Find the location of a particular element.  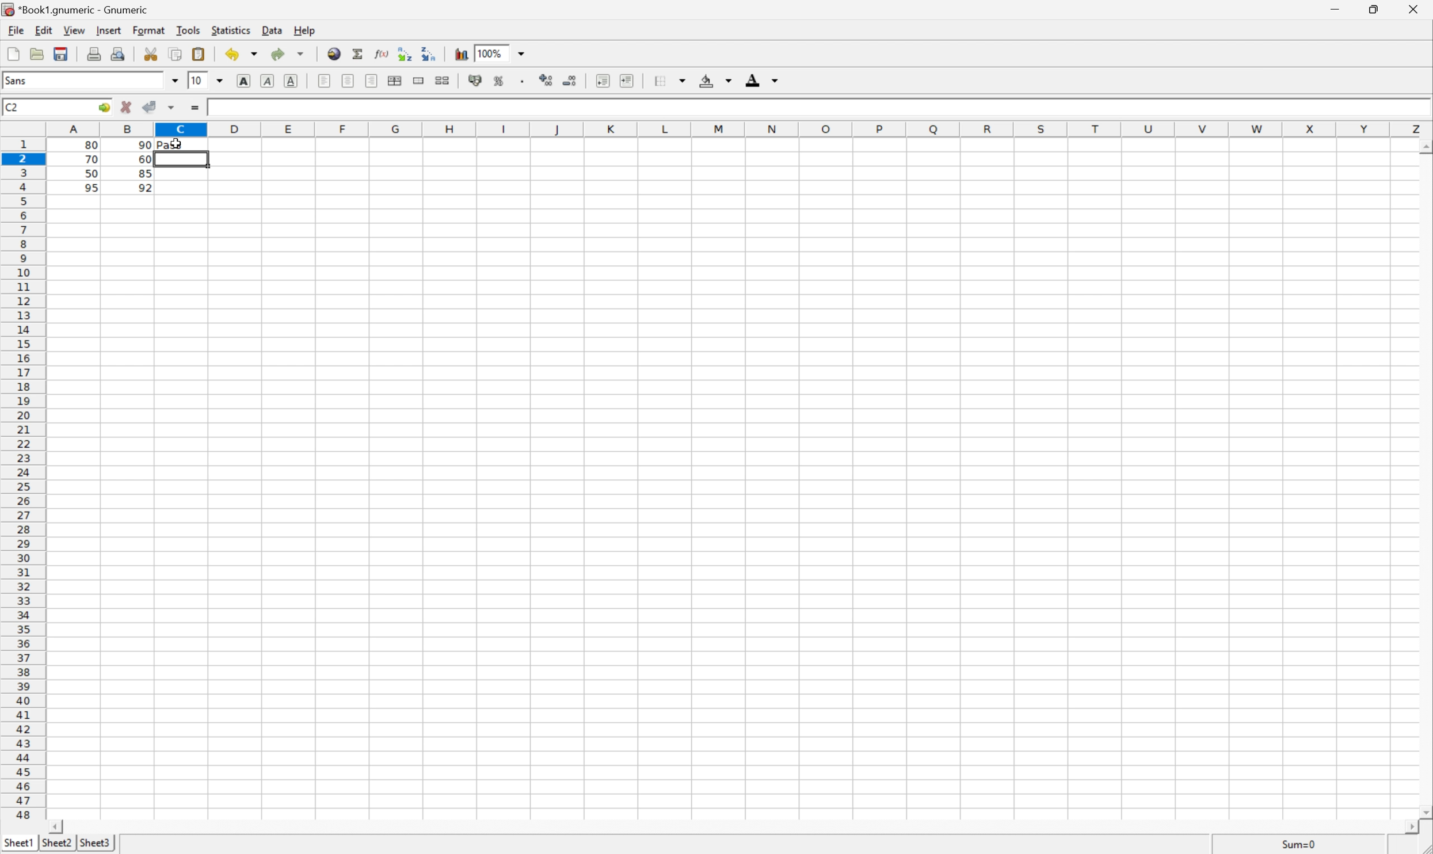

Format the selection as percentage is located at coordinates (501, 79).